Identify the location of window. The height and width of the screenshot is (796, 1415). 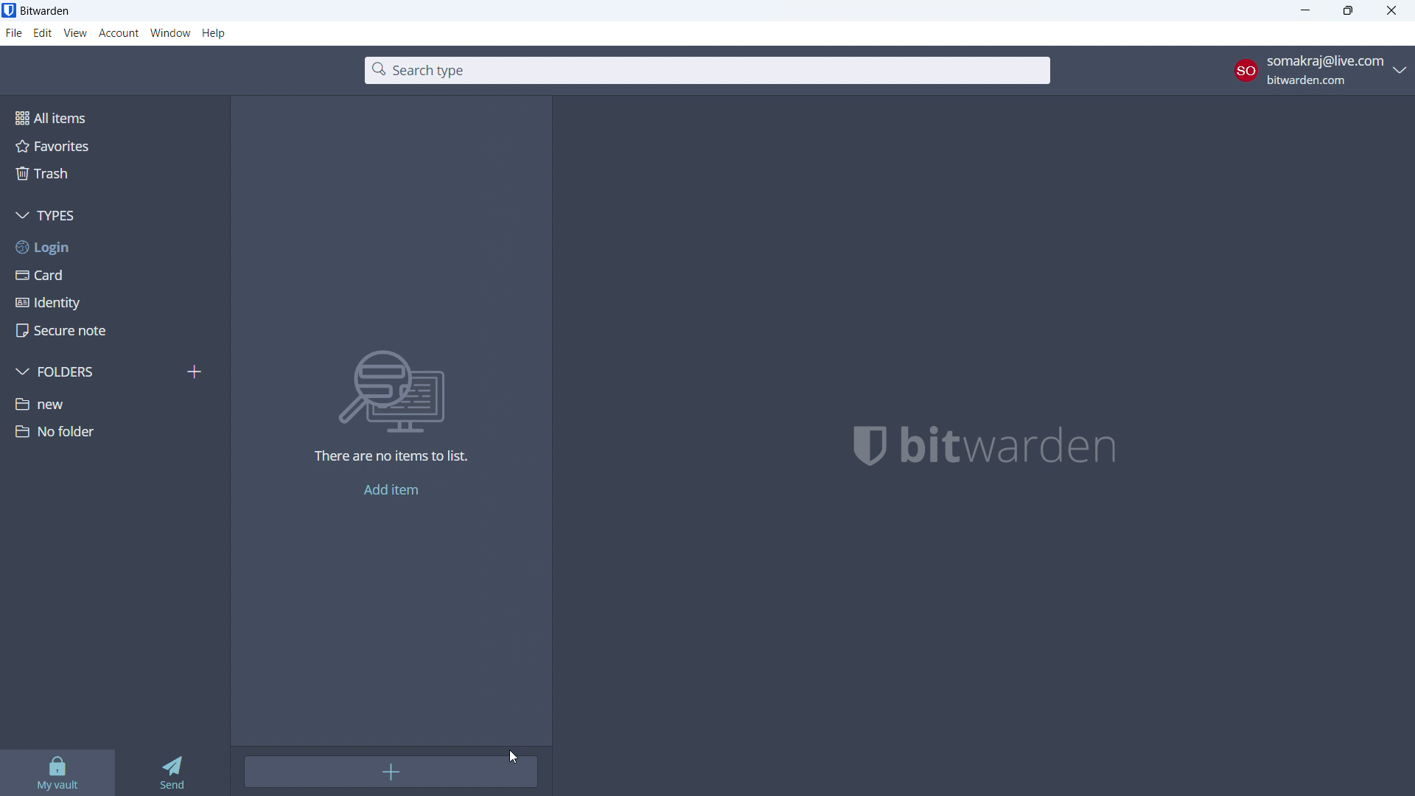
(171, 33).